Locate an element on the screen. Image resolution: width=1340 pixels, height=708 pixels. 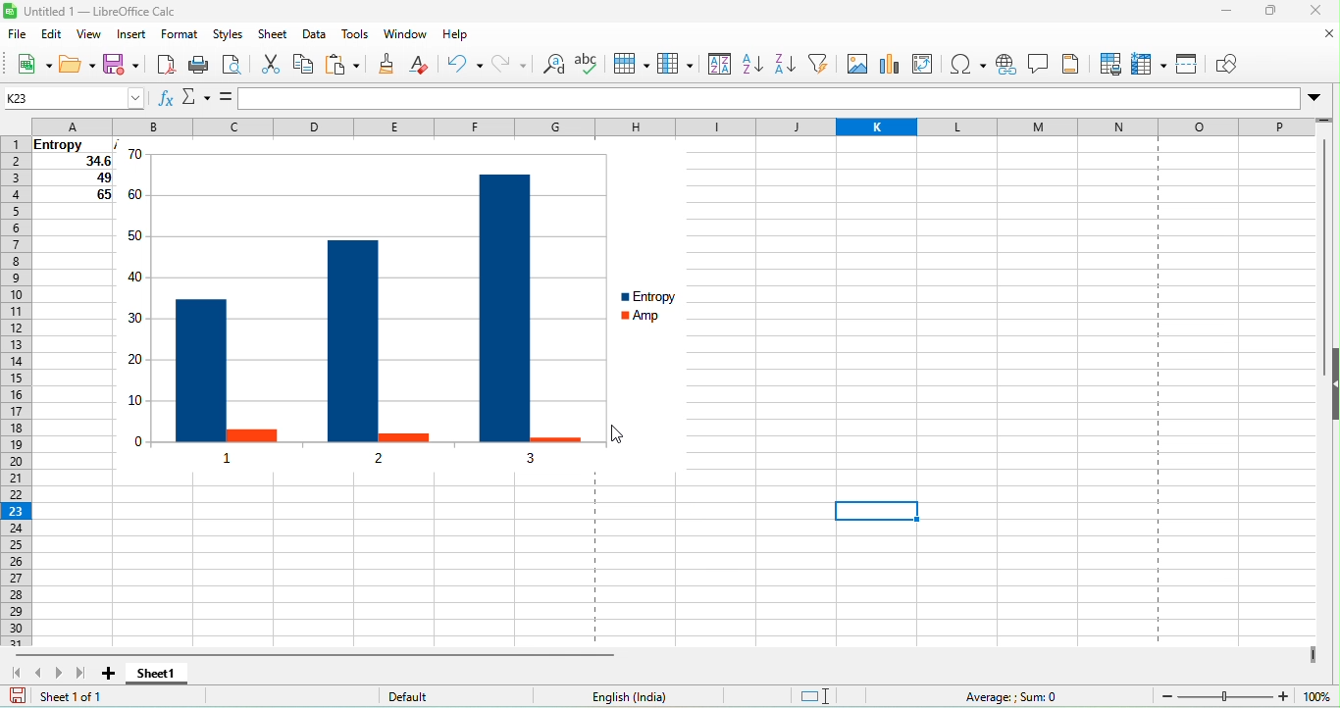
standard selection is located at coordinates (833, 695).